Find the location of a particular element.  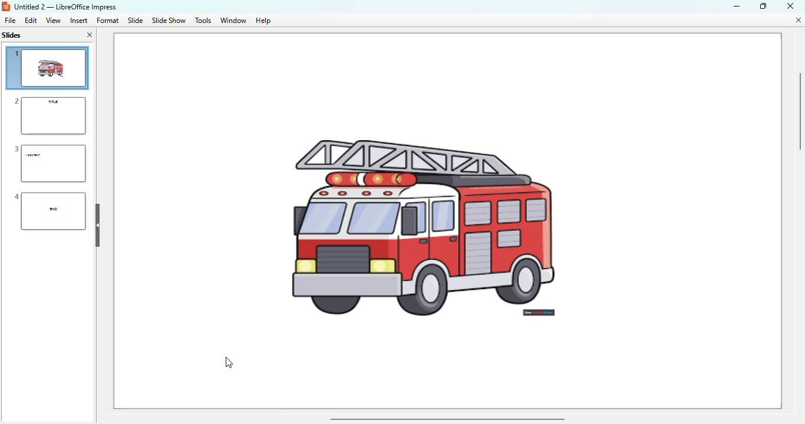

image is located at coordinates (455, 193).